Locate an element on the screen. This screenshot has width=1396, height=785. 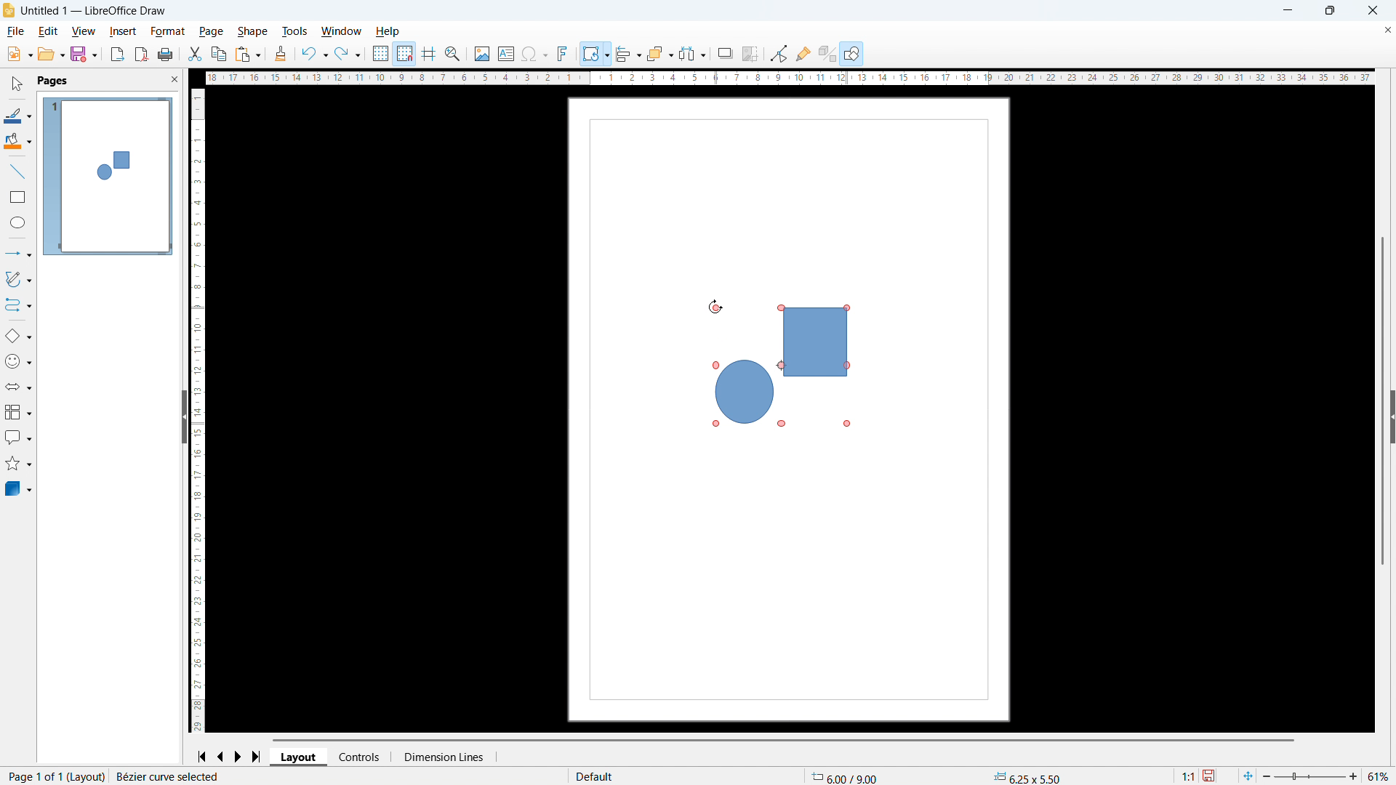
line  is located at coordinates (17, 171).